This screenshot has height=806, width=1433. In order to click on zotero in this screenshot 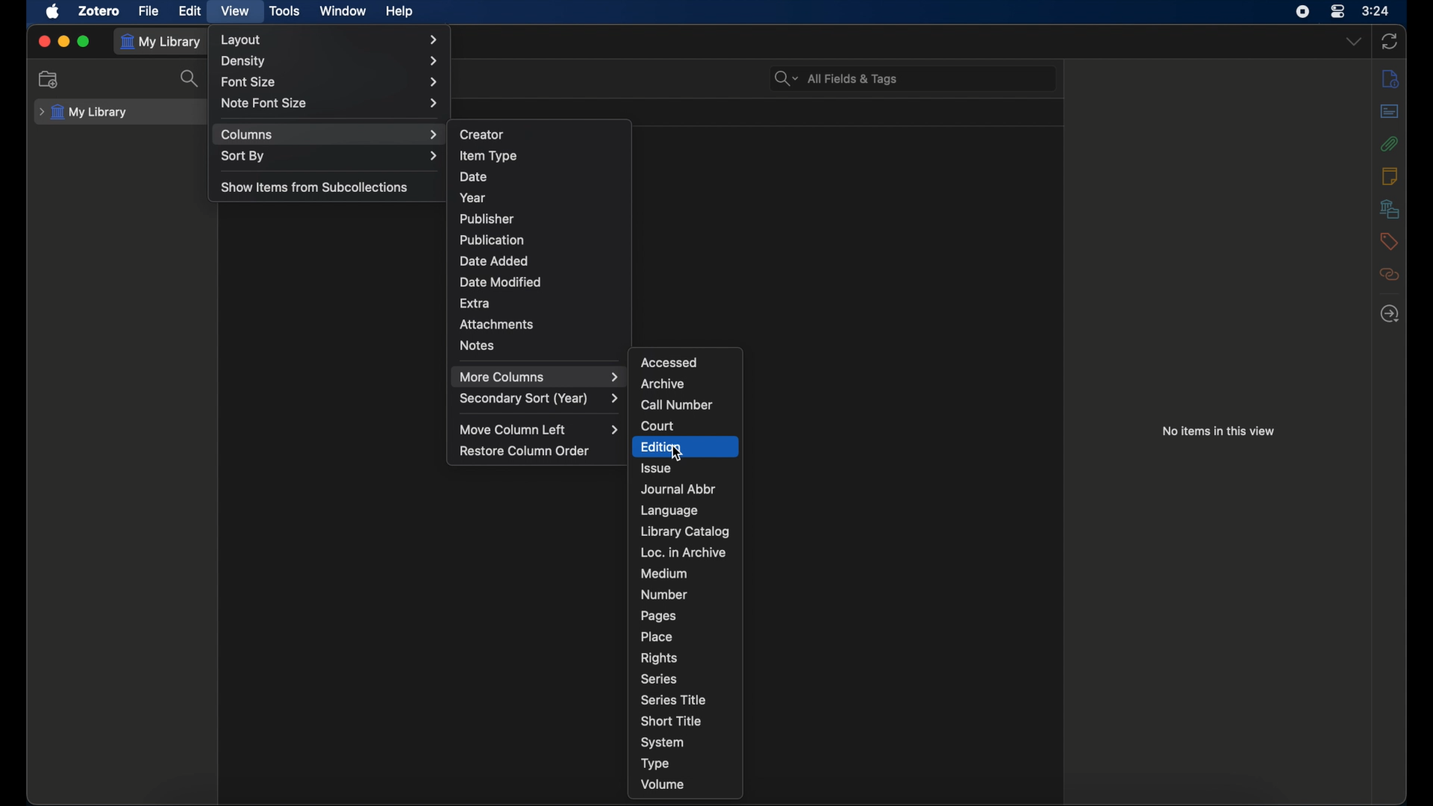, I will do `click(100, 11)`.